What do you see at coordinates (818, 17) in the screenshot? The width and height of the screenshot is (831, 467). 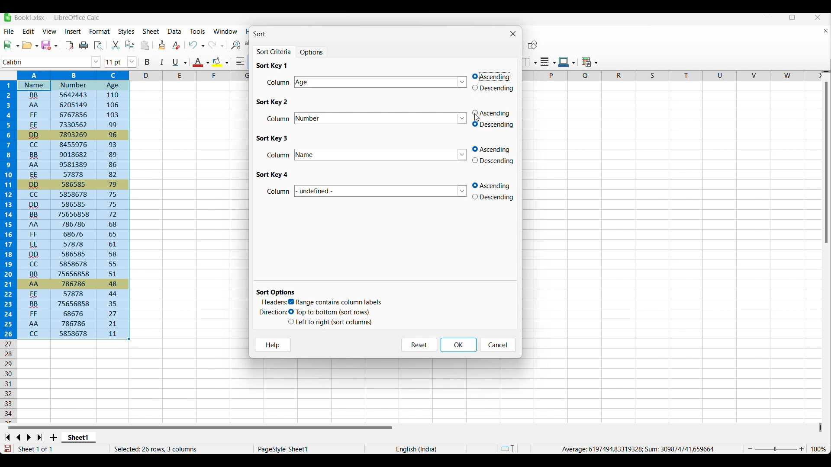 I see `Close interface` at bounding box center [818, 17].